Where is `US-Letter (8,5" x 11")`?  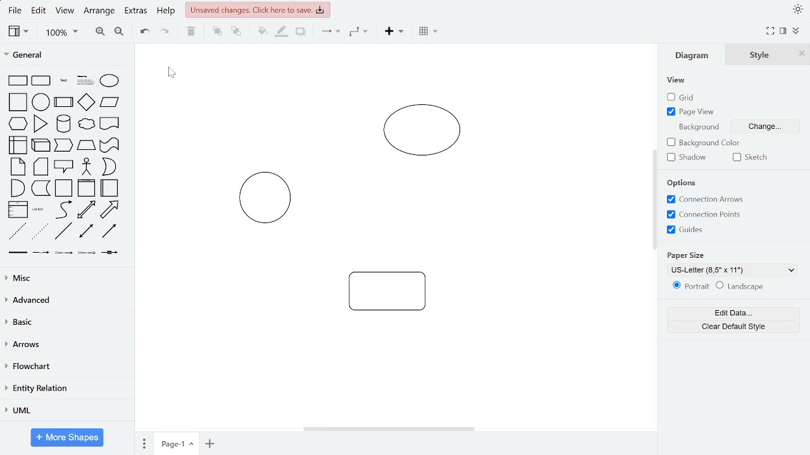
US-Letter (8,5" x 11") is located at coordinates (734, 270).